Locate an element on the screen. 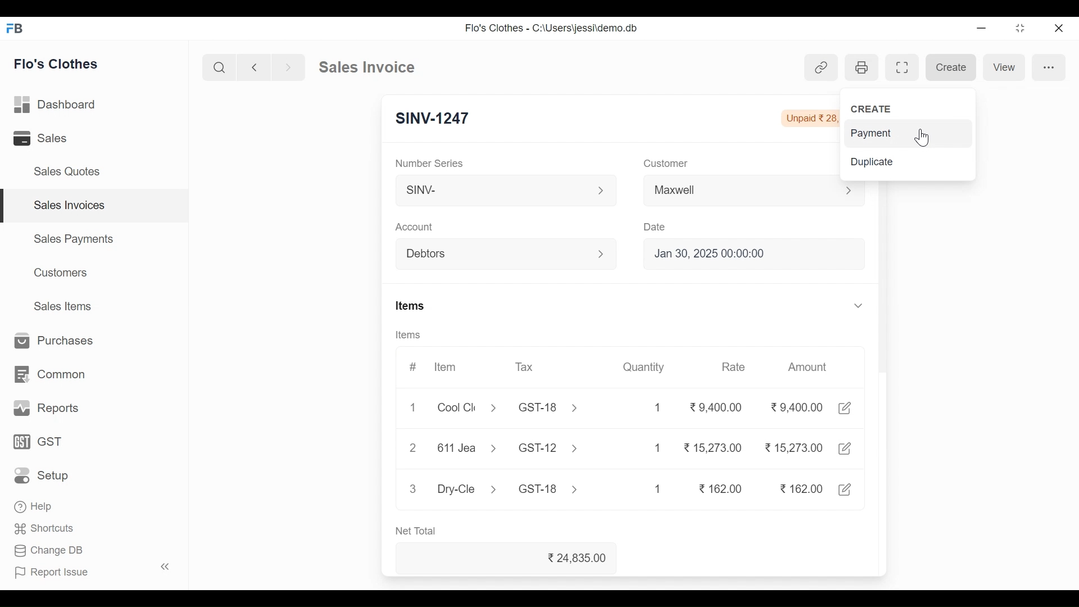 This screenshot has height=607, width=1079. Customers is located at coordinates (62, 273).